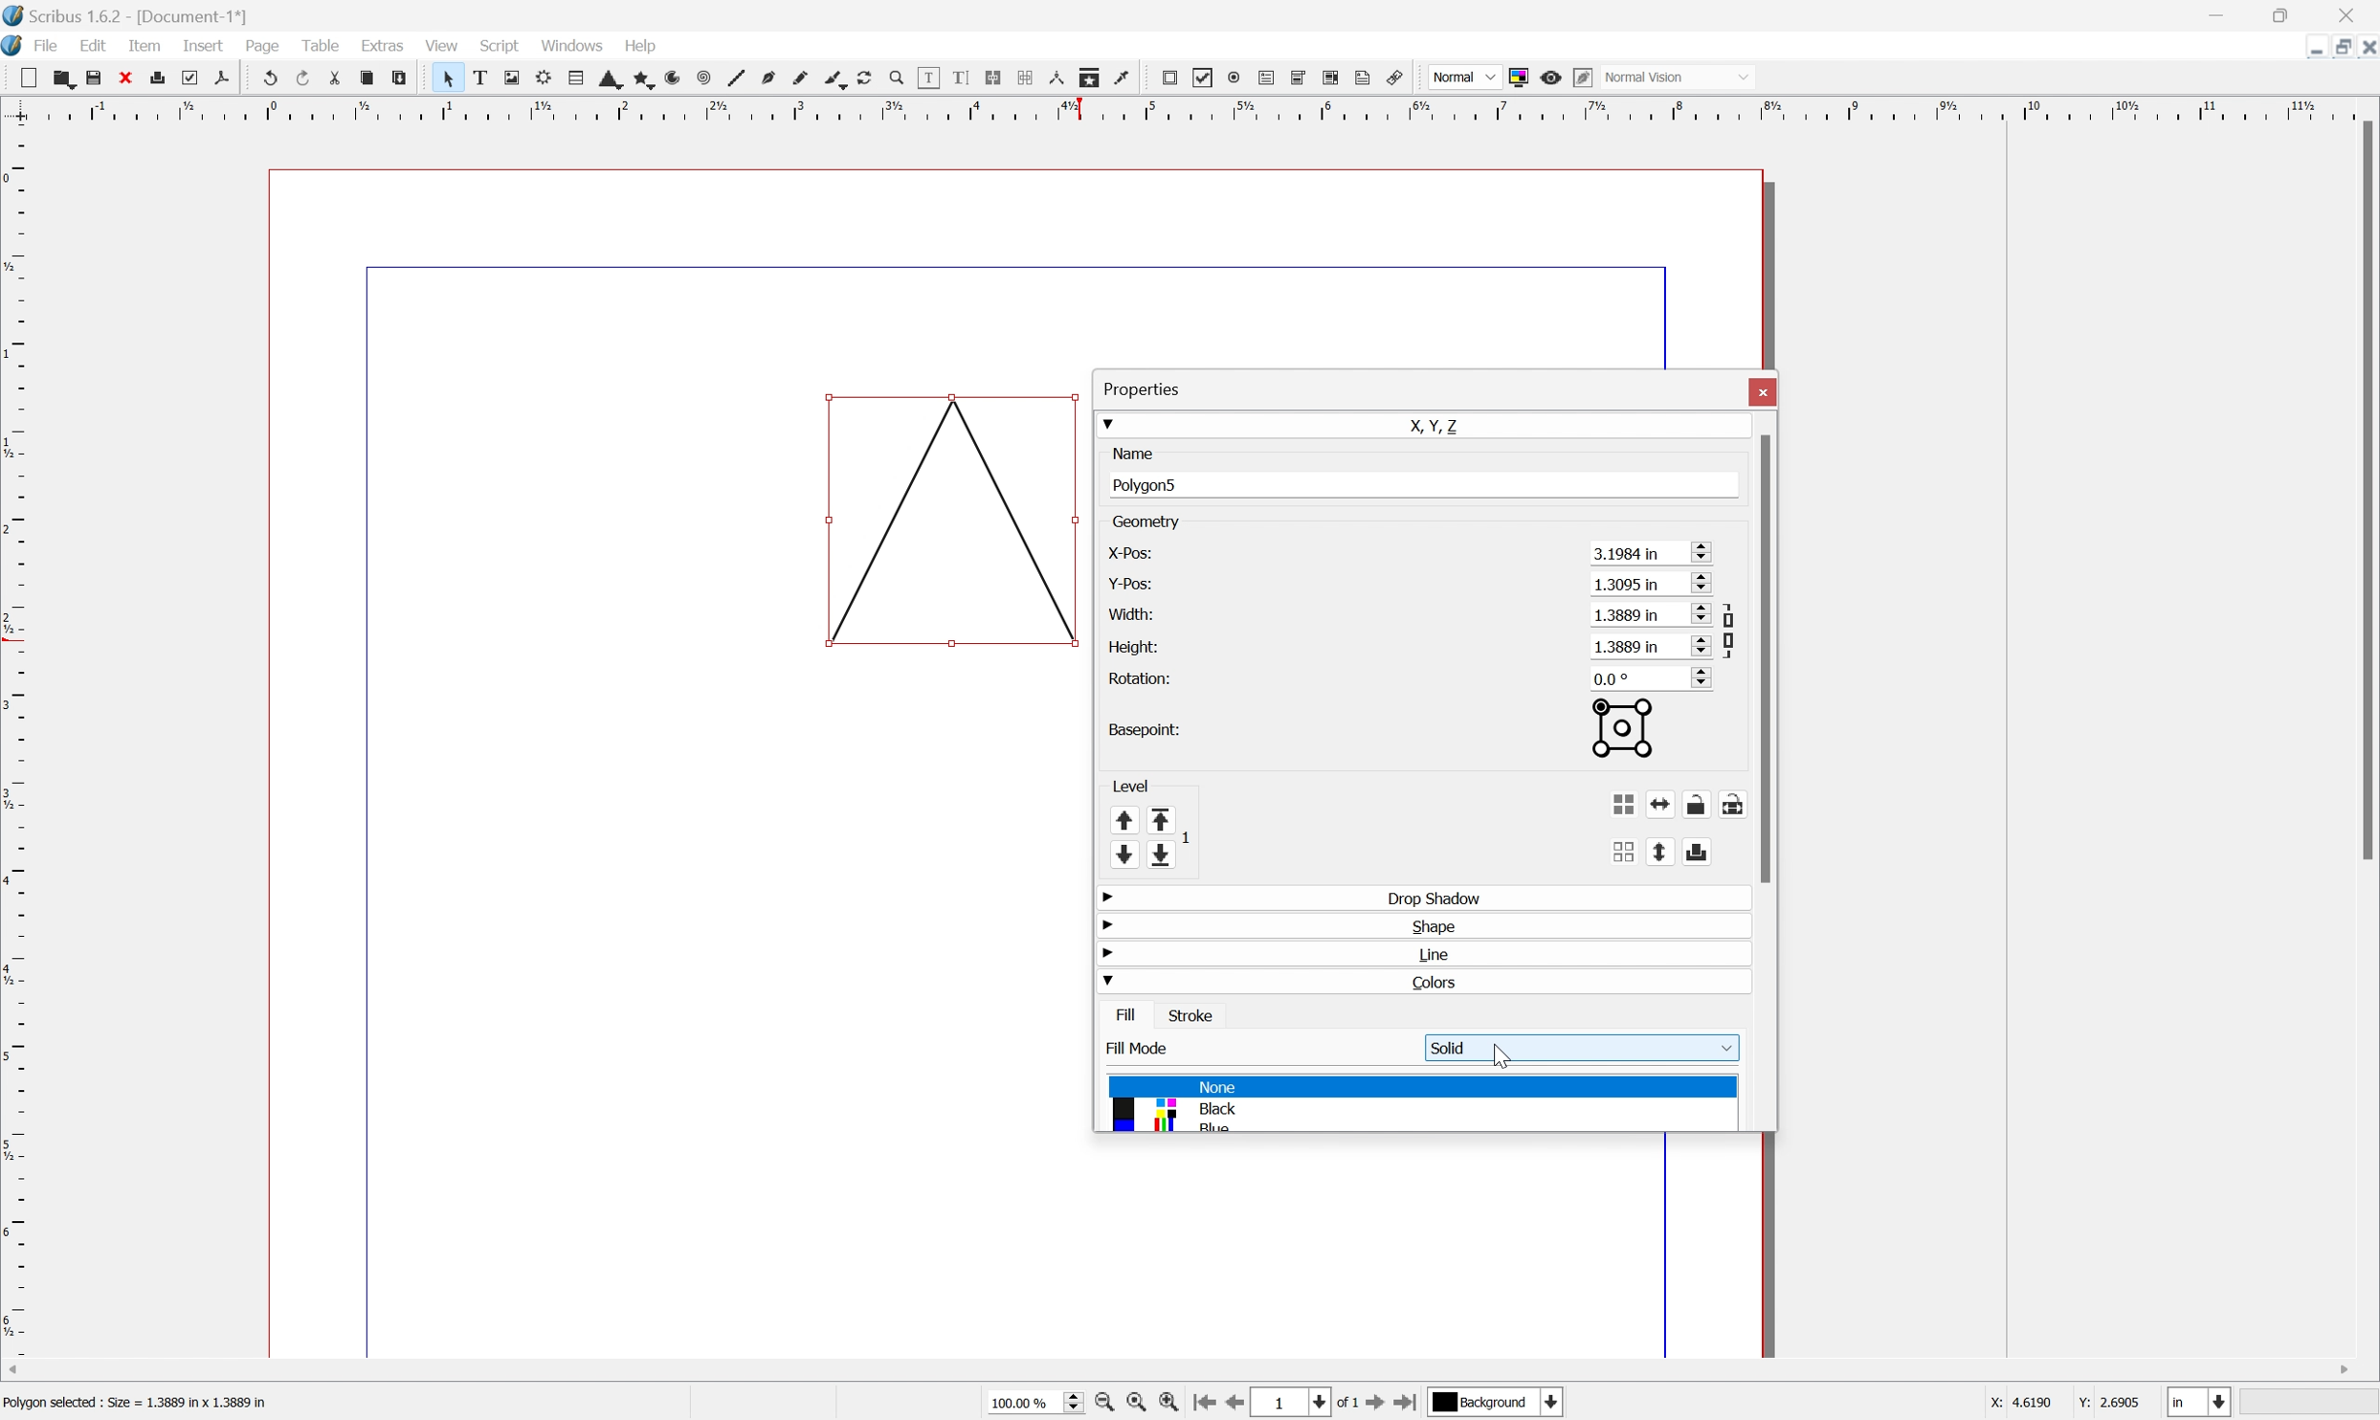 Image resolution: width=2380 pixels, height=1420 pixels. What do you see at coordinates (2346, 16) in the screenshot?
I see `Close` at bounding box center [2346, 16].